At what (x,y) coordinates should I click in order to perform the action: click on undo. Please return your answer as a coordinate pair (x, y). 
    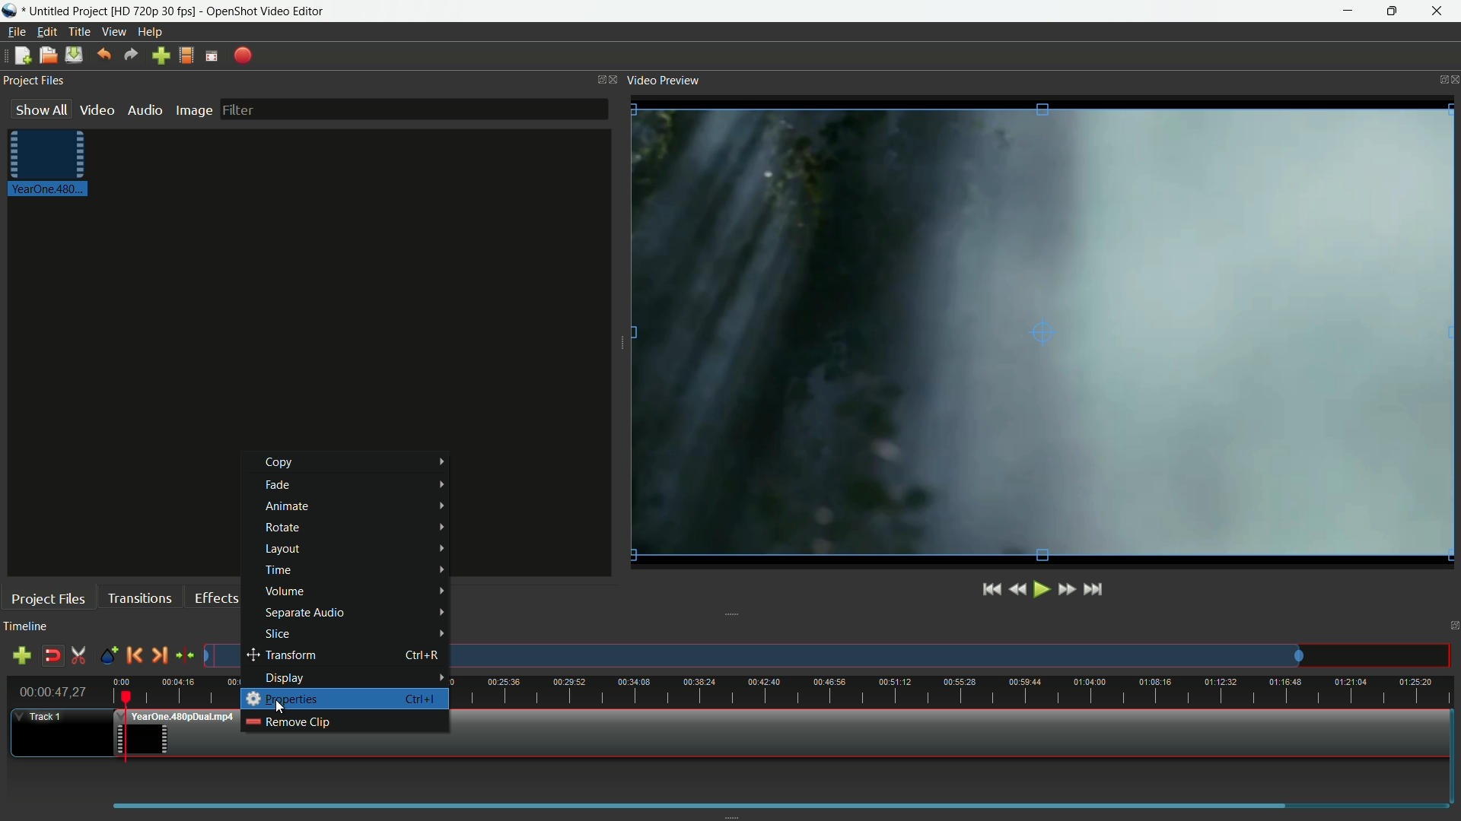
    Looking at the image, I should click on (103, 55).